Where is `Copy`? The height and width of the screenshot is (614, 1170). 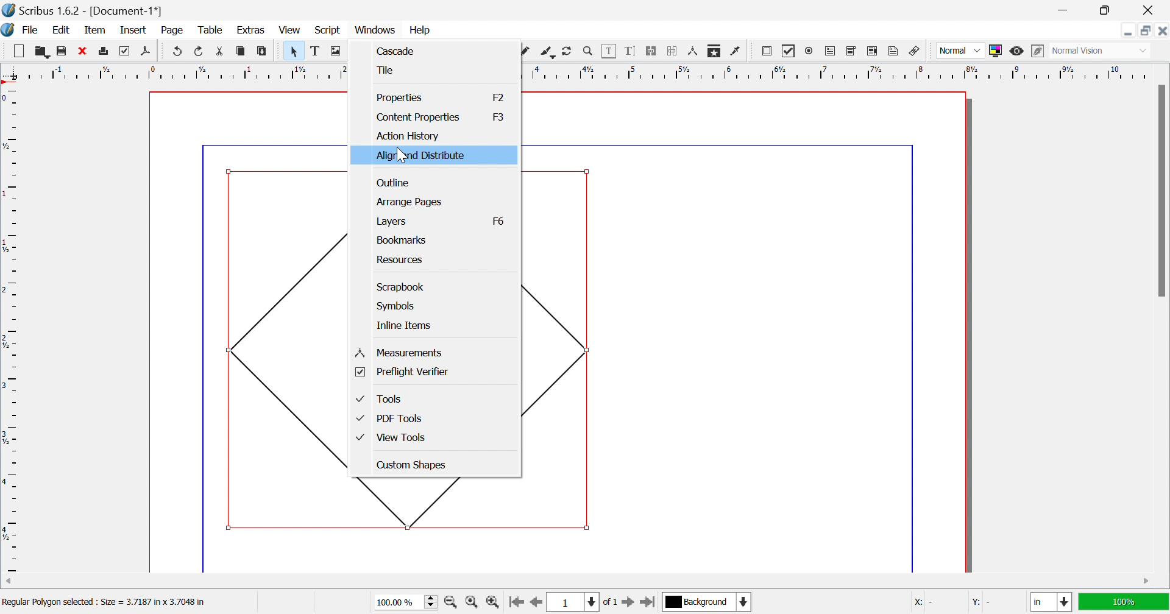
Copy is located at coordinates (241, 51).